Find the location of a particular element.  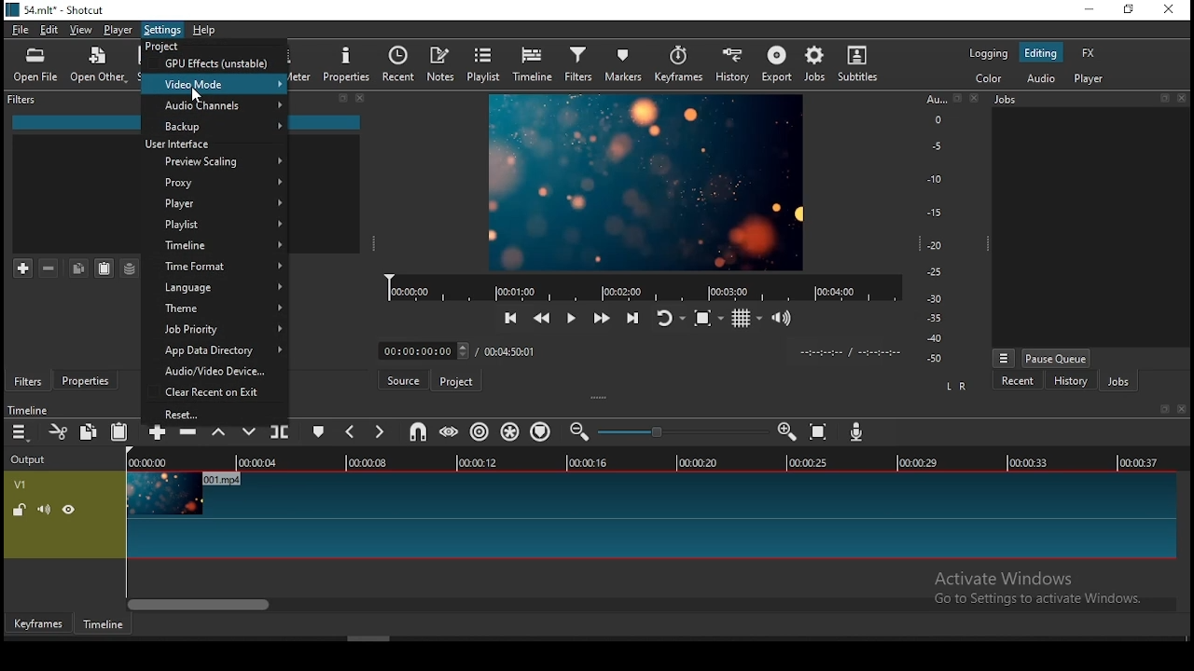

00:00:08 is located at coordinates (375, 463).